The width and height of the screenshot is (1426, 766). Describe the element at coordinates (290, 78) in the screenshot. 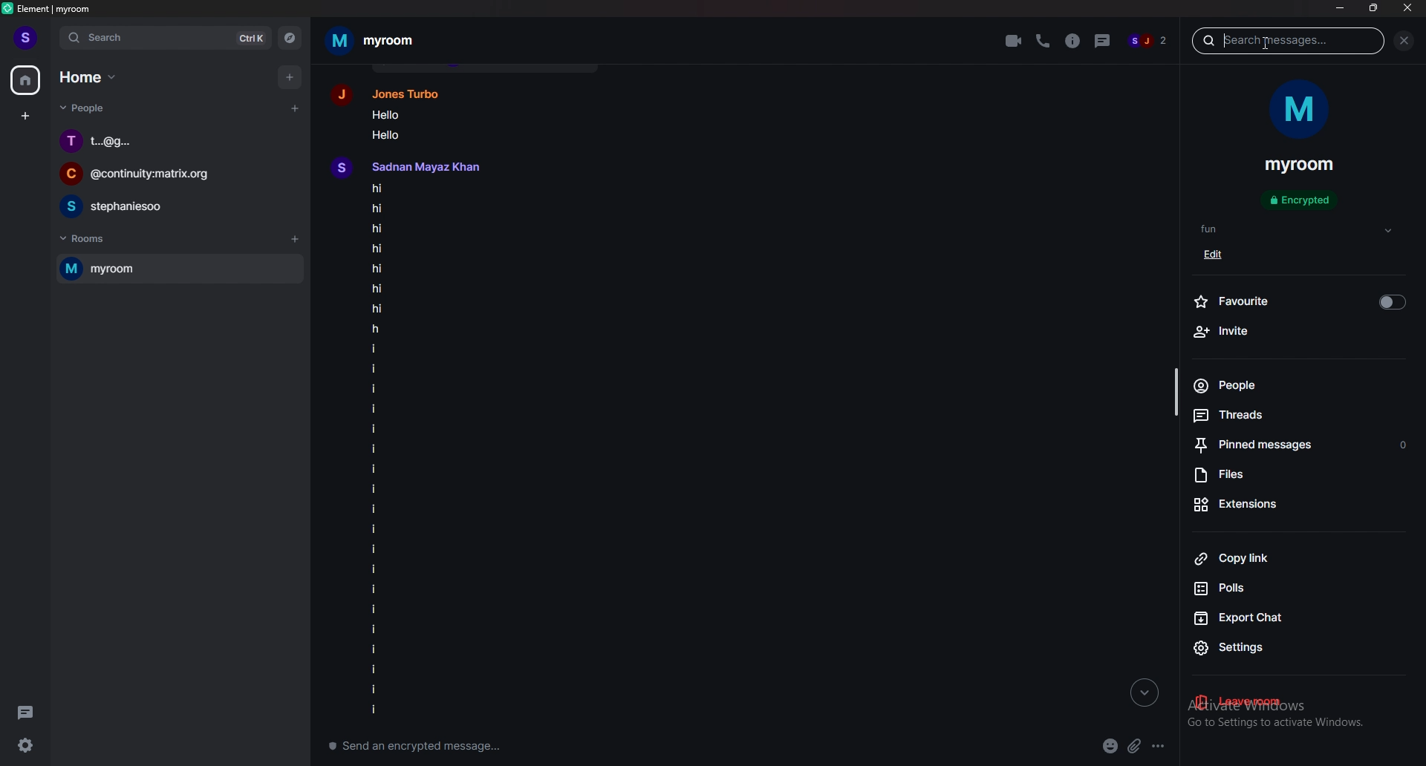

I see `add` at that location.